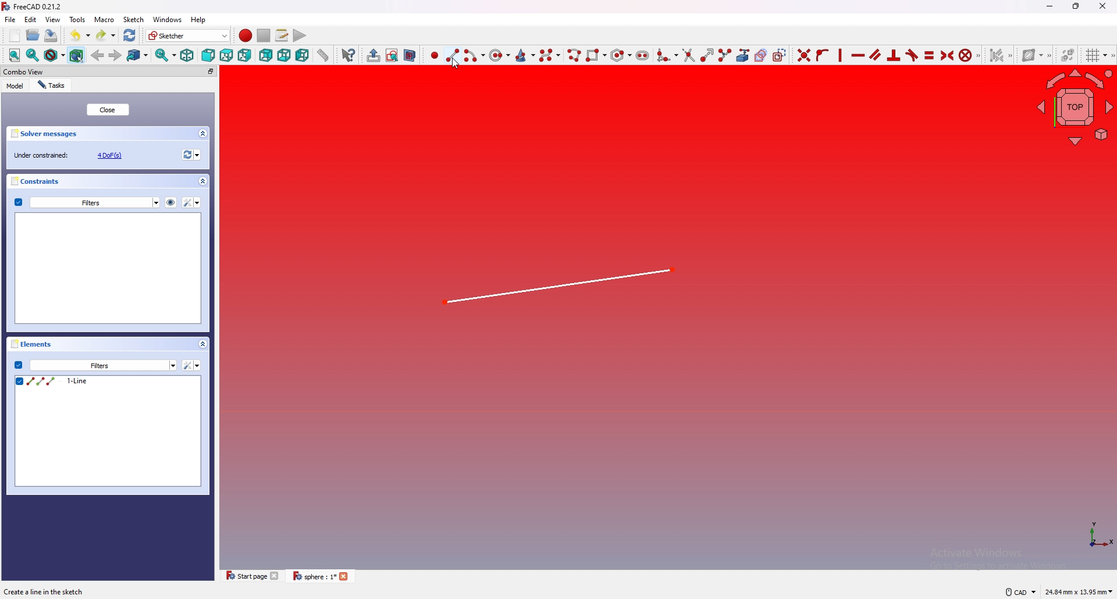 Image resolution: width=1117 pixels, height=599 pixels. I want to click on Tools, so click(78, 20).